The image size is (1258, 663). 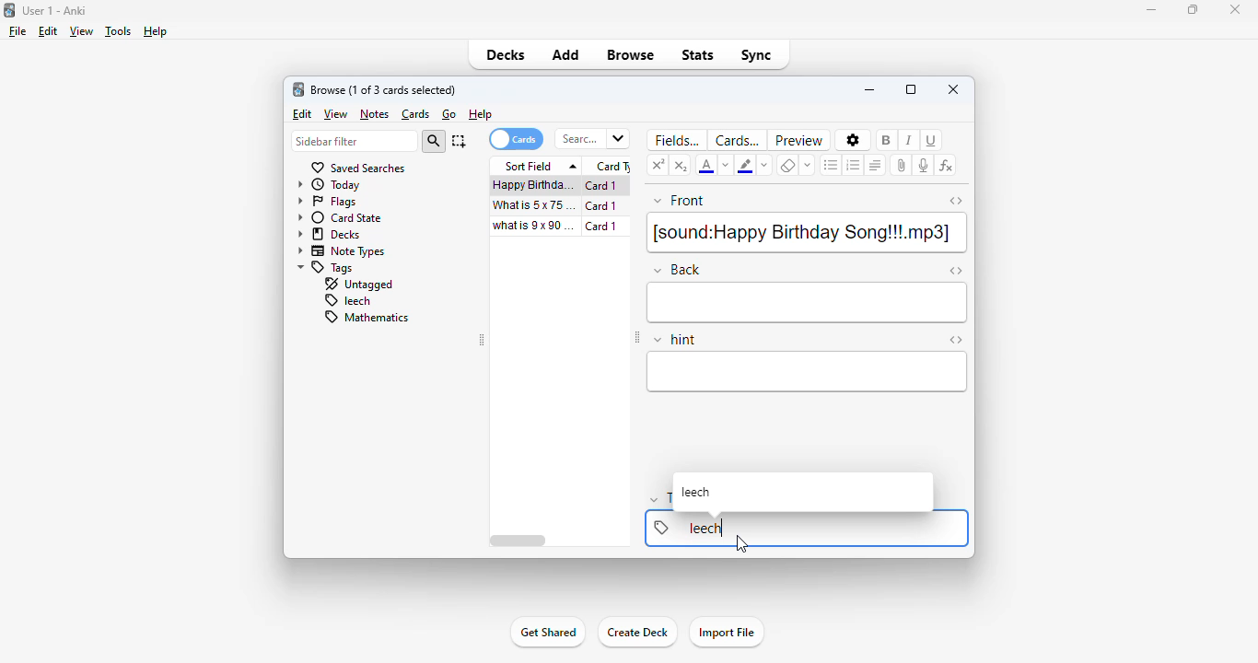 What do you see at coordinates (787, 165) in the screenshot?
I see `remove formatting` at bounding box center [787, 165].